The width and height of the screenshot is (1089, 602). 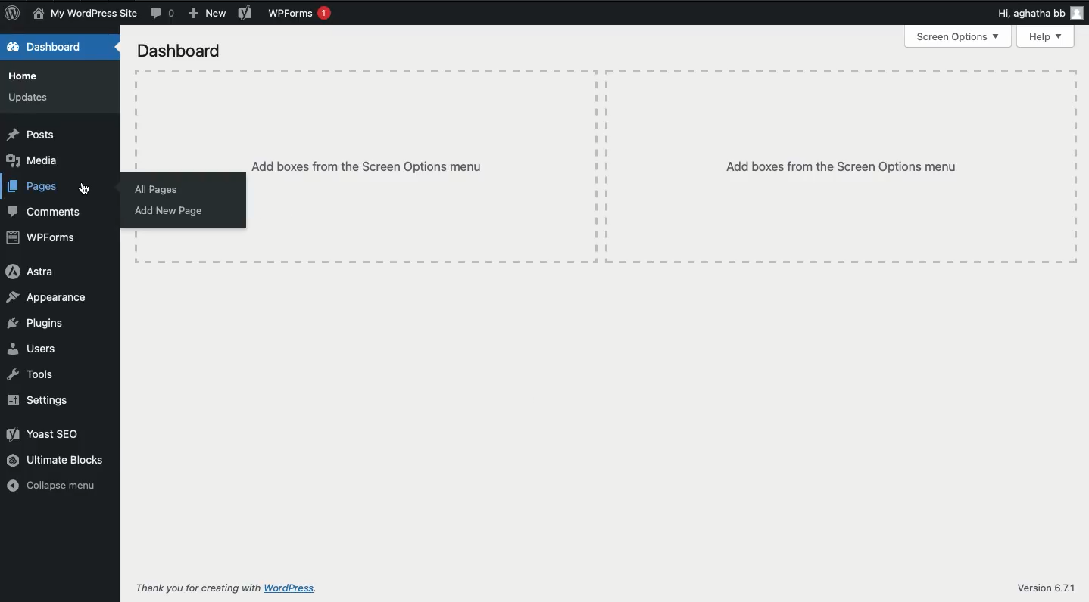 I want to click on Logo, so click(x=12, y=14).